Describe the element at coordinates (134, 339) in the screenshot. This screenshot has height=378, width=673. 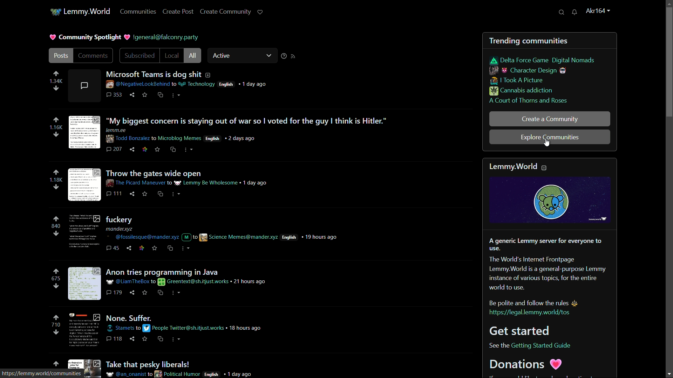
I see `share` at that location.